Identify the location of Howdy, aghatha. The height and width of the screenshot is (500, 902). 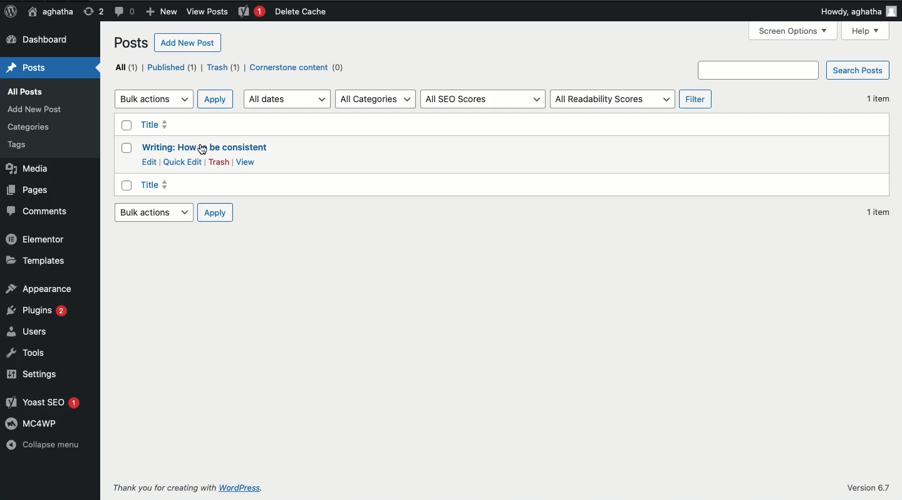
(856, 11).